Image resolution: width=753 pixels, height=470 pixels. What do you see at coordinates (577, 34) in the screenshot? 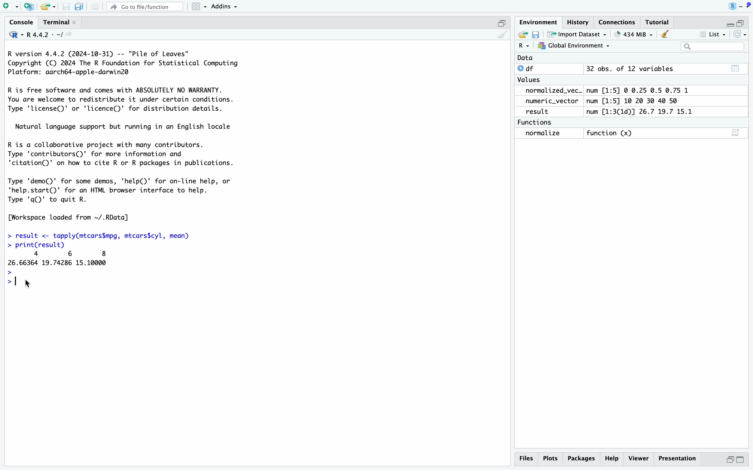
I see `Import Dataset` at bounding box center [577, 34].